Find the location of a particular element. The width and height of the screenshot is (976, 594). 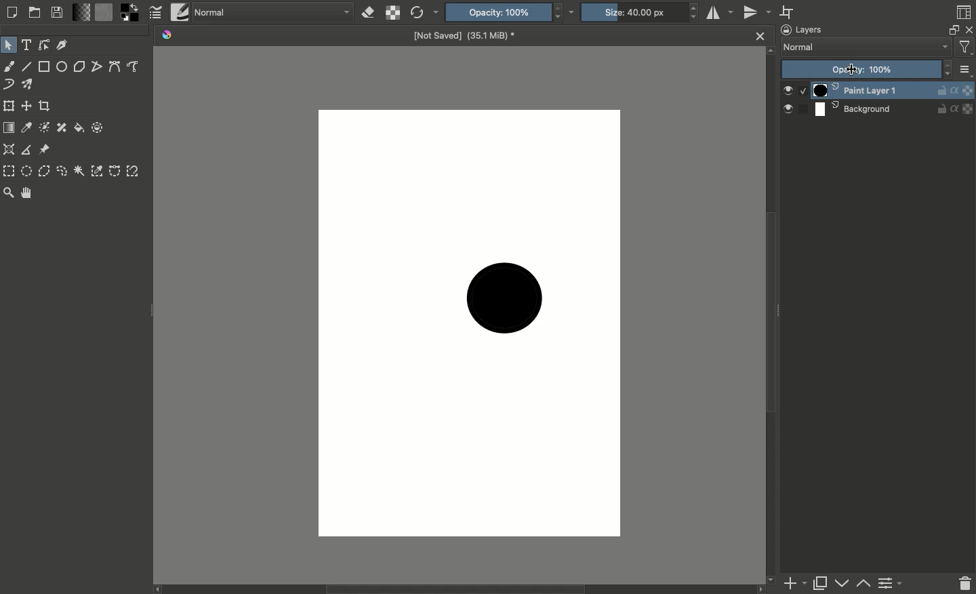

Fill gradients is located at coordinates (81, 12).